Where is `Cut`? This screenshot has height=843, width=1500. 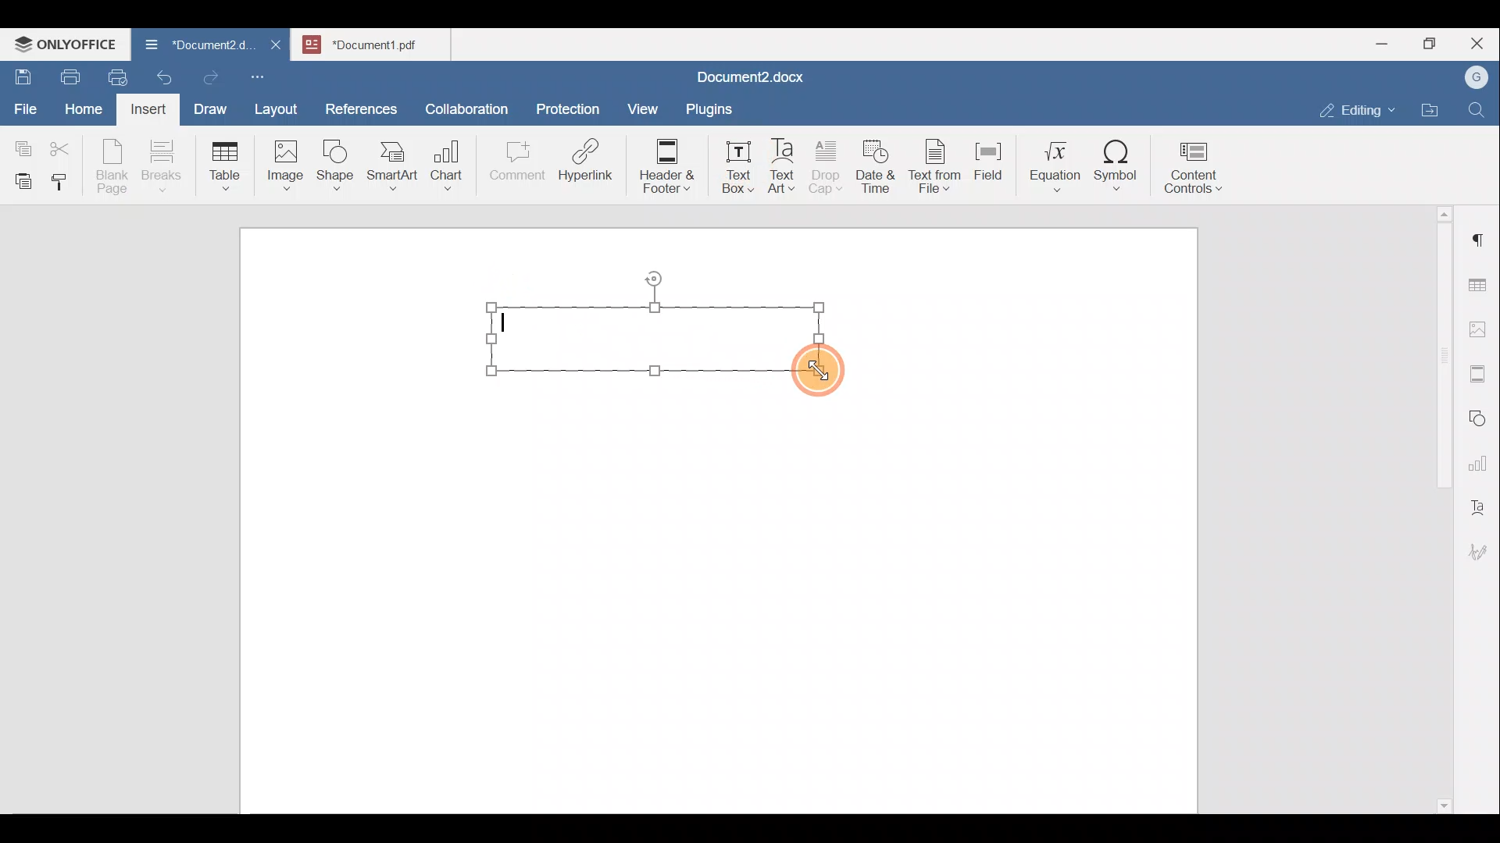
Cut is located at coordinates (66, 145).